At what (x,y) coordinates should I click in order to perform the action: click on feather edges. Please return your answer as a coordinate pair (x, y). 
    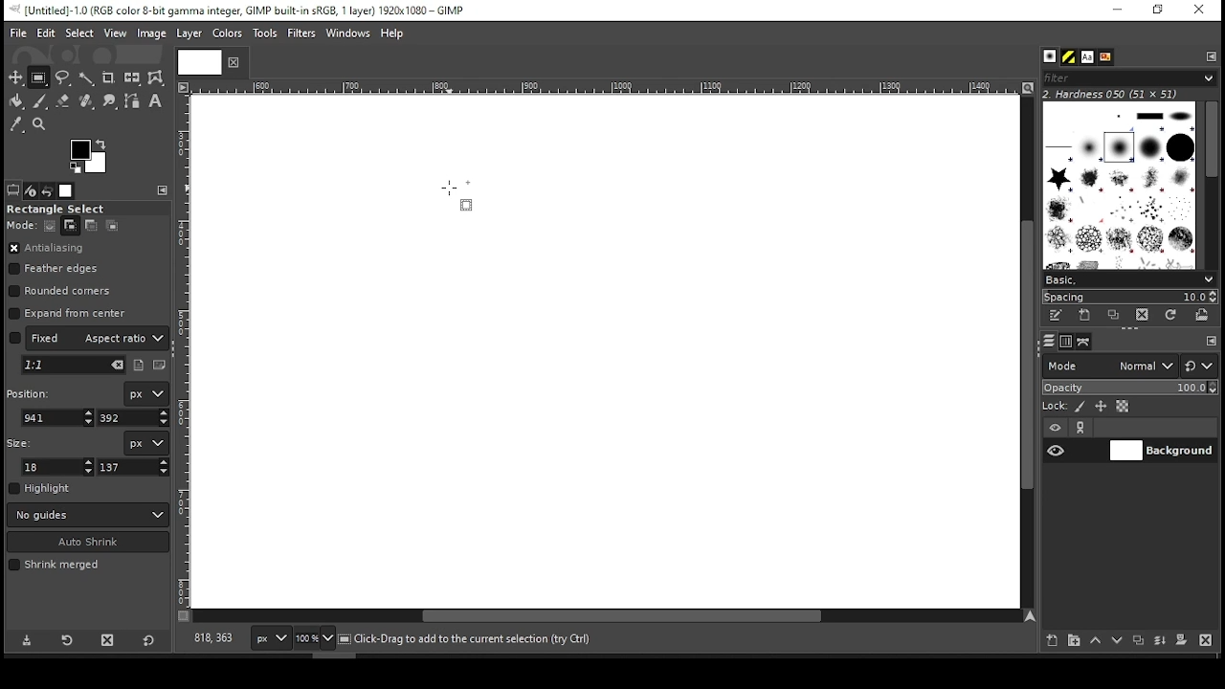
    Looking at the image, I should click on (58, 269).